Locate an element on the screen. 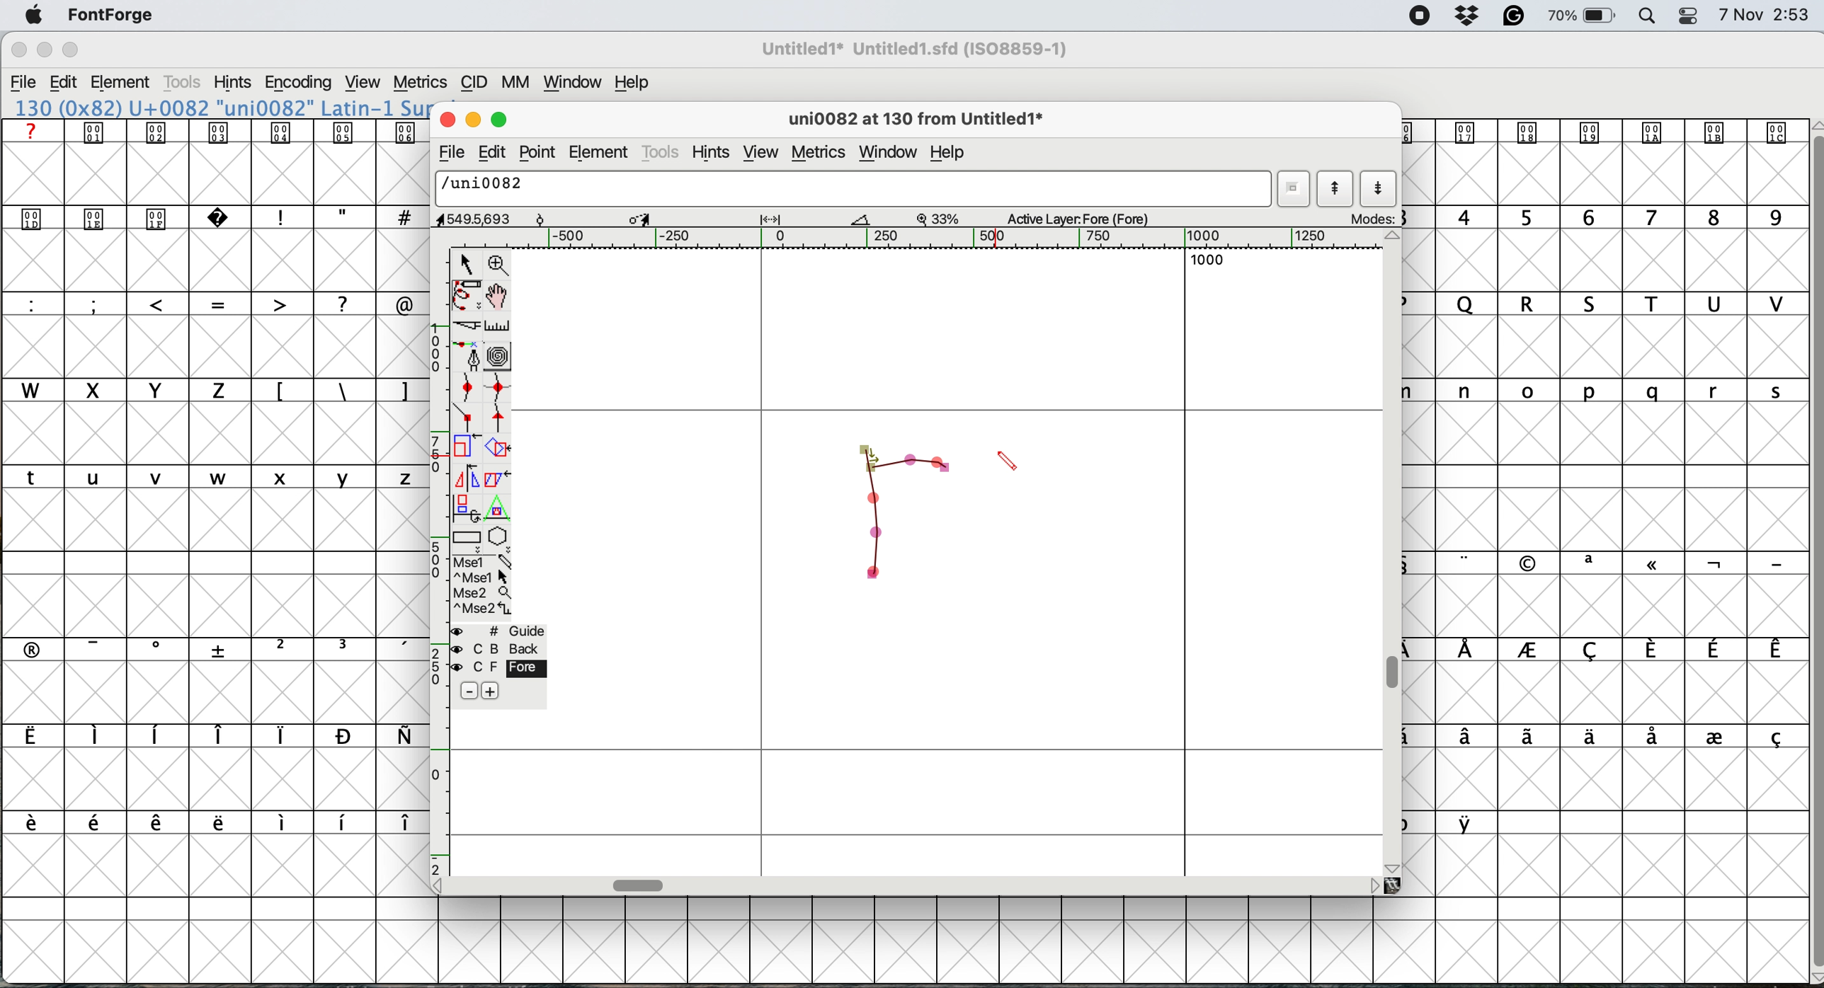 The width and height of the screenshot is (1824, 988). encoding is located at coordinates (297, 84).